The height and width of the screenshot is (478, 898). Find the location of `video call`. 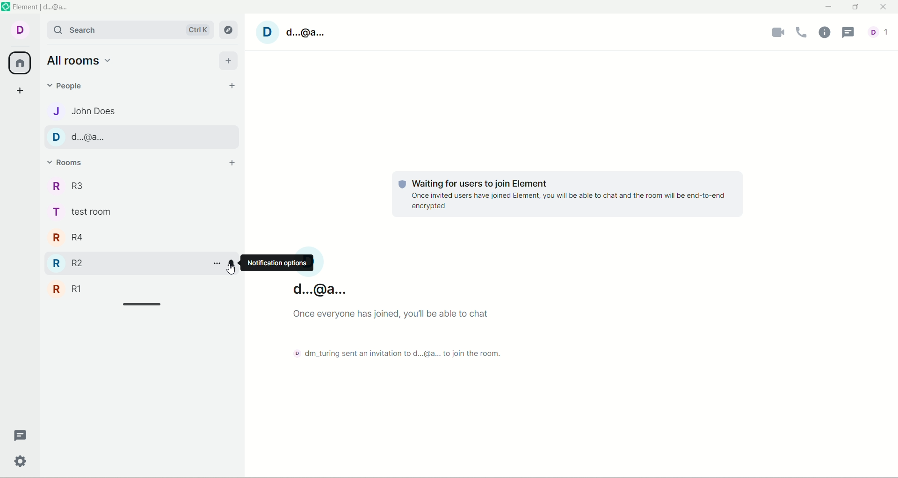

video call is located at coordinates (778, 32).